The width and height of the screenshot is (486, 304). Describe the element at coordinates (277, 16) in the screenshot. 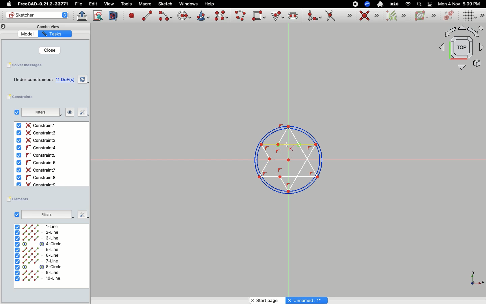

I see `Create Regular Polygon` at that location.